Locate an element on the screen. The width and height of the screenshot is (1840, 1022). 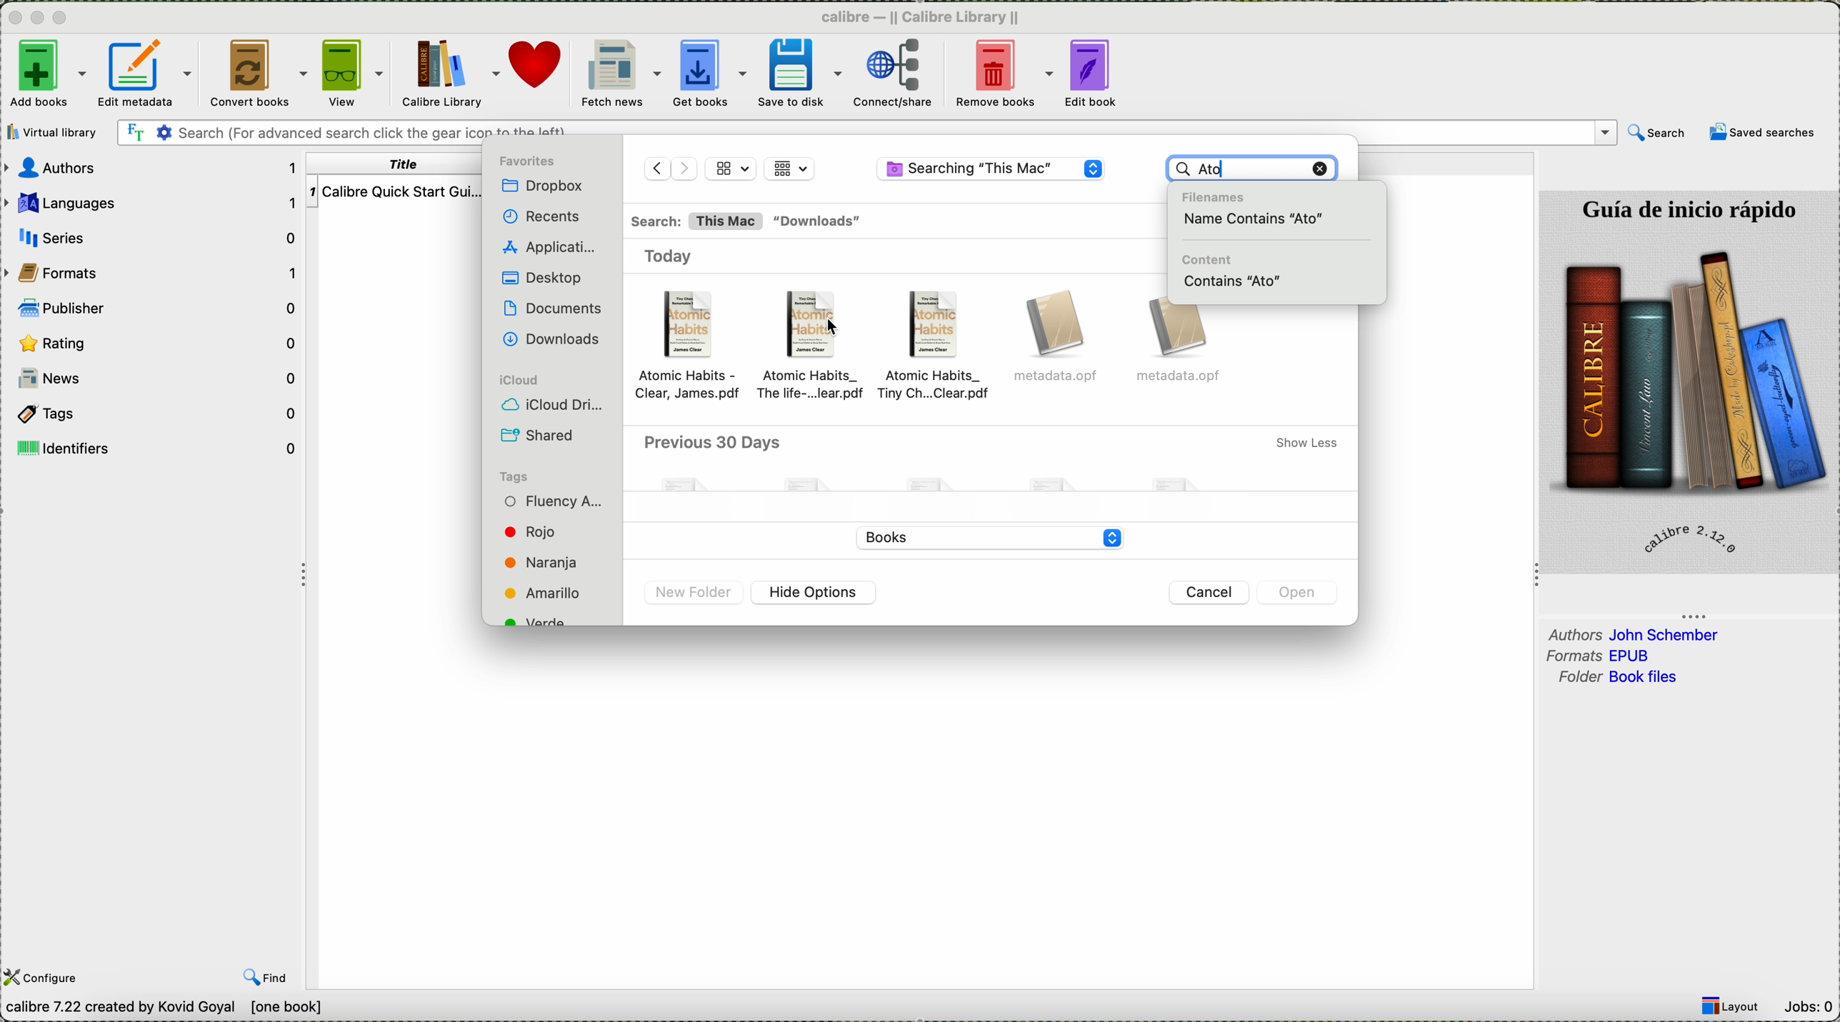
disable open button is located at coordinates (1296, 593).